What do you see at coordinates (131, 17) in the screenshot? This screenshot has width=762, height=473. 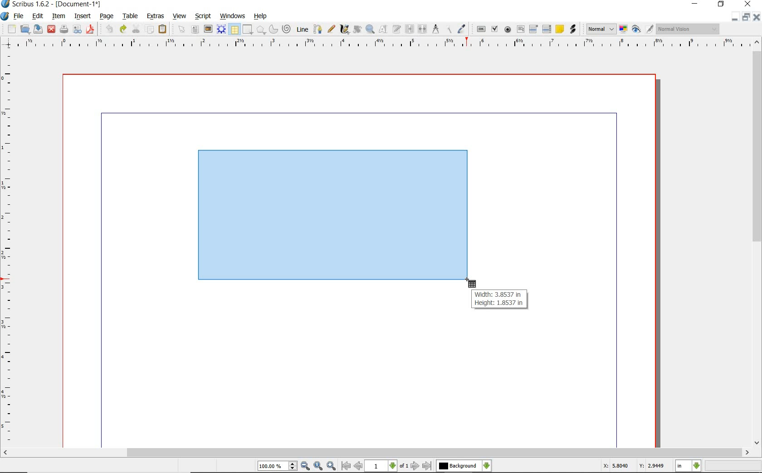 I see `table` at bounding box center [131, 17].